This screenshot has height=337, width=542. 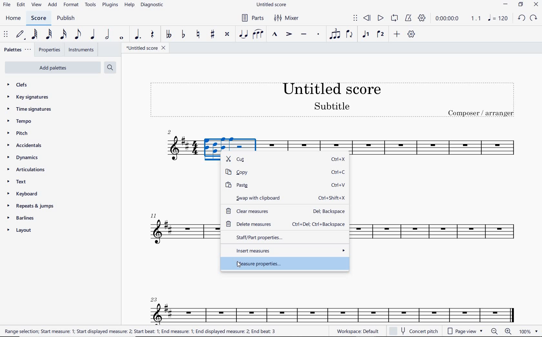 What do you see at coordinates (138, 35) in the screenshot?
I see `AUGMENTATION DOT` at bounding box center [138, 35].